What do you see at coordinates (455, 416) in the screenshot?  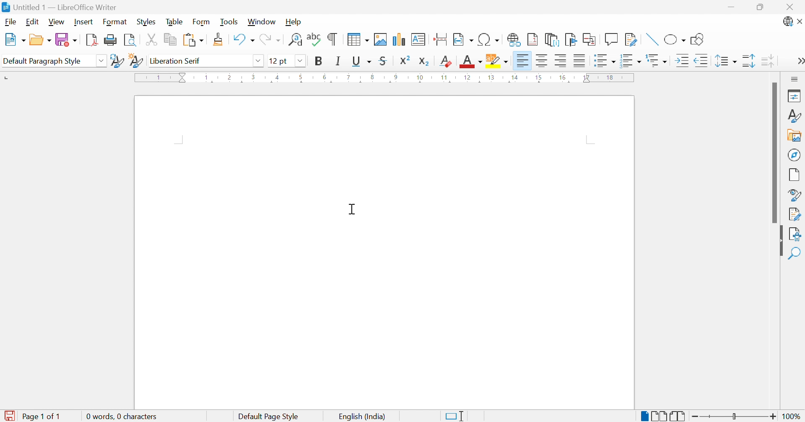 I see `Standard selection. Click to change selection mode.` at bounding box center [455, 416].